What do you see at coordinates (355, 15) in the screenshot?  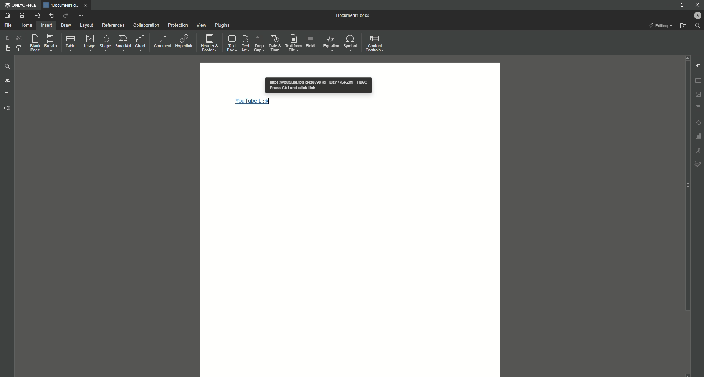 I see `Document1.docx` at bounding box center [355, 15].